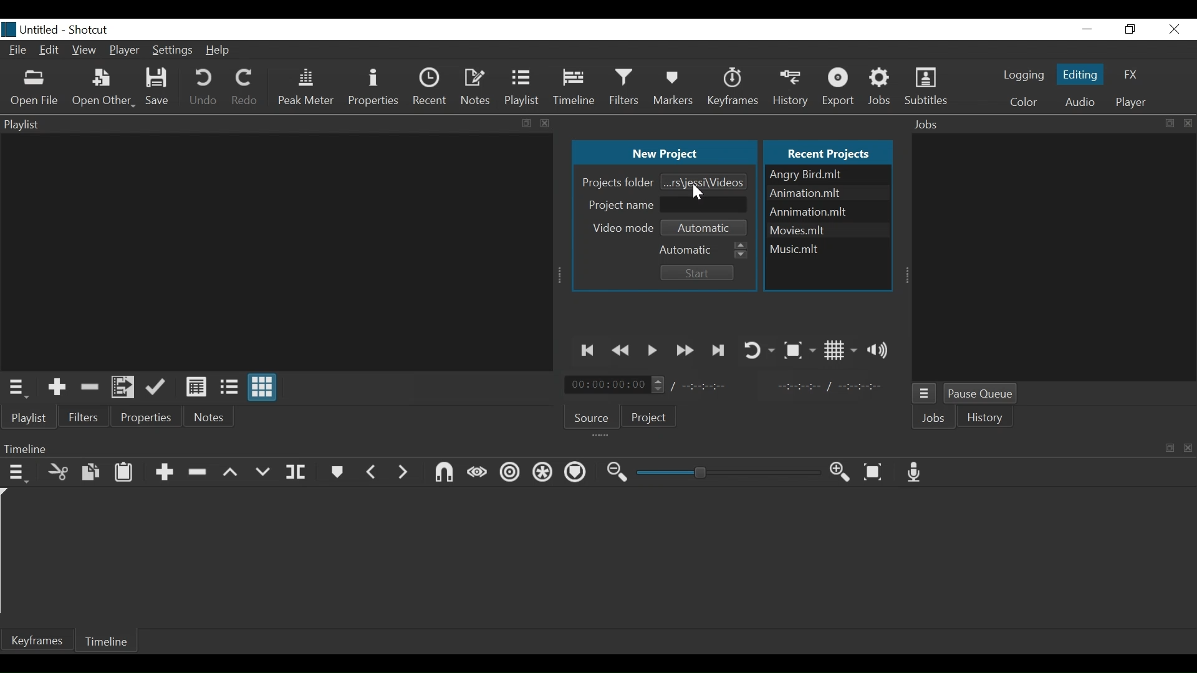  What do you see at coordinates (713, 386) in the screenshot?
I see `Total Duration` at bounding box center [713, 386].